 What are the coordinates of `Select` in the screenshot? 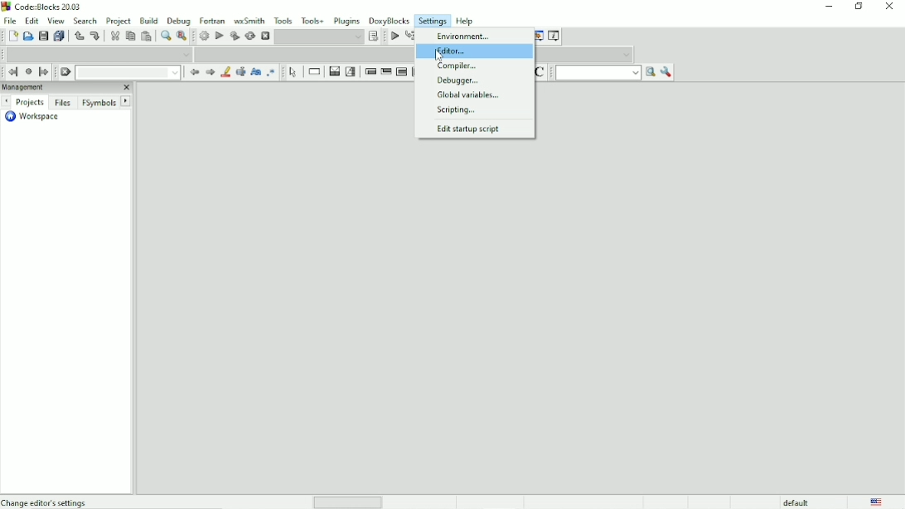 It's located at (294, 73).